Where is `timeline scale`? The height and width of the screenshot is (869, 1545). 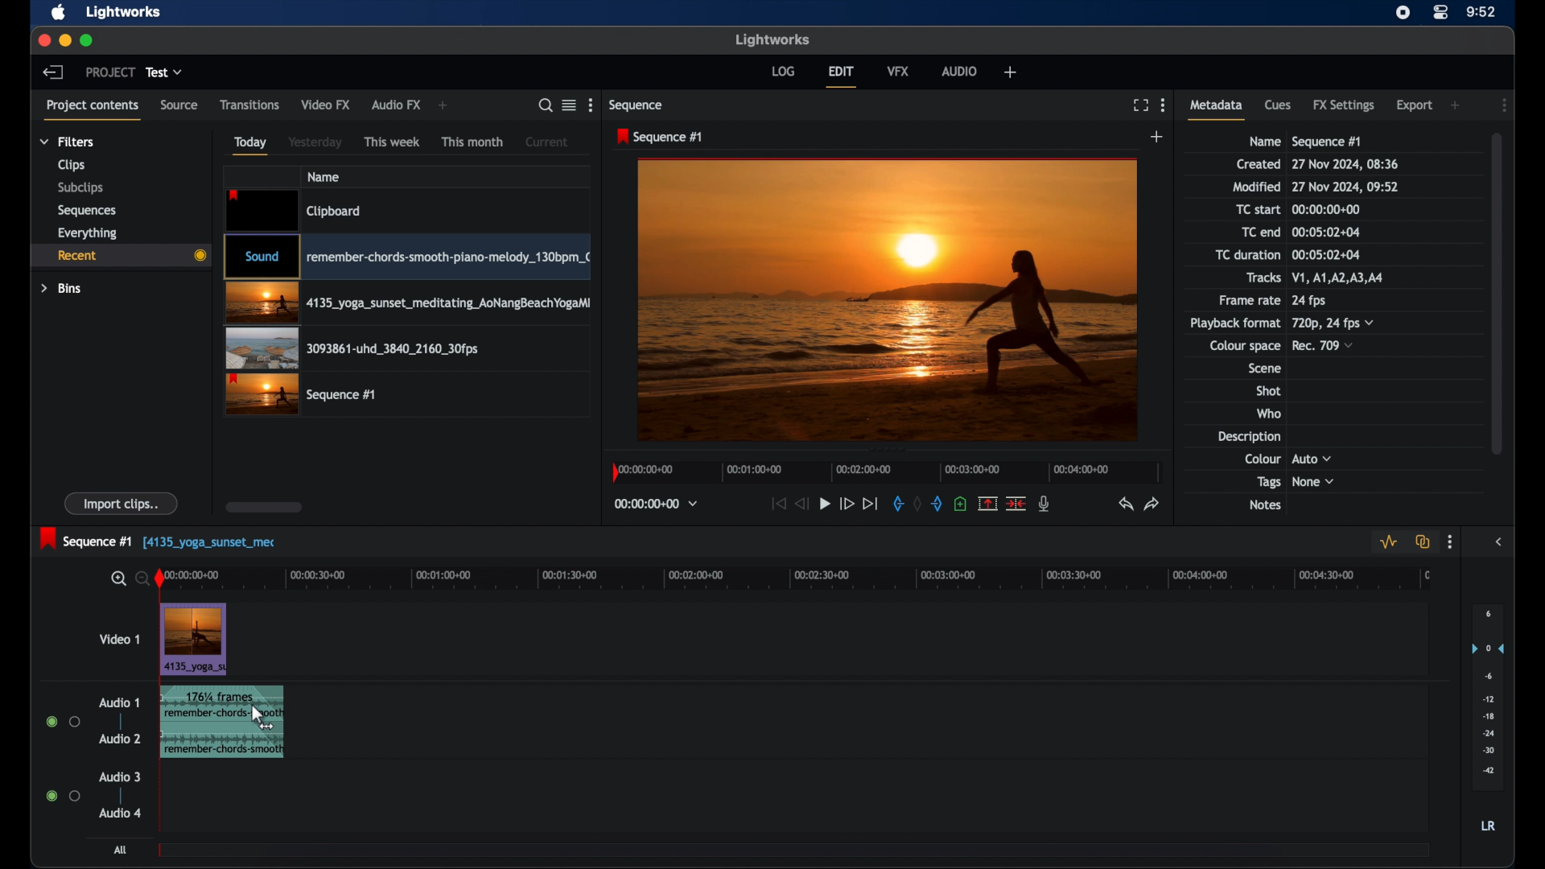 timeline scale is located at coordinates (887, 472).